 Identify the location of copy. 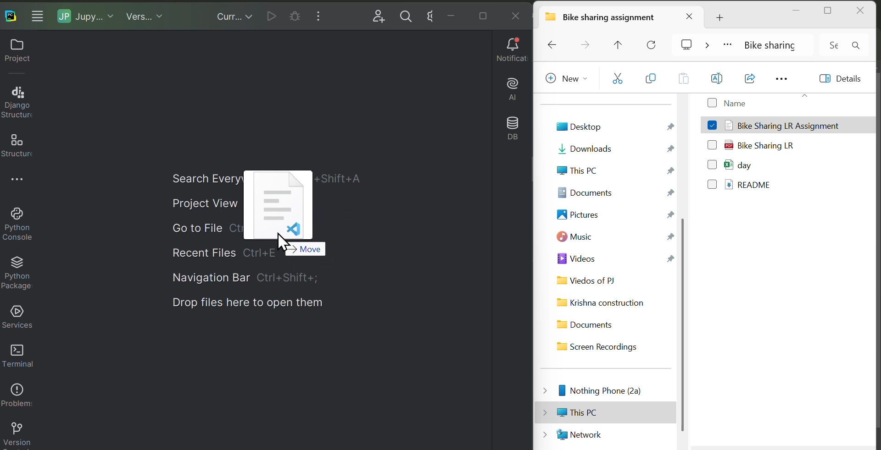
(651, 79).